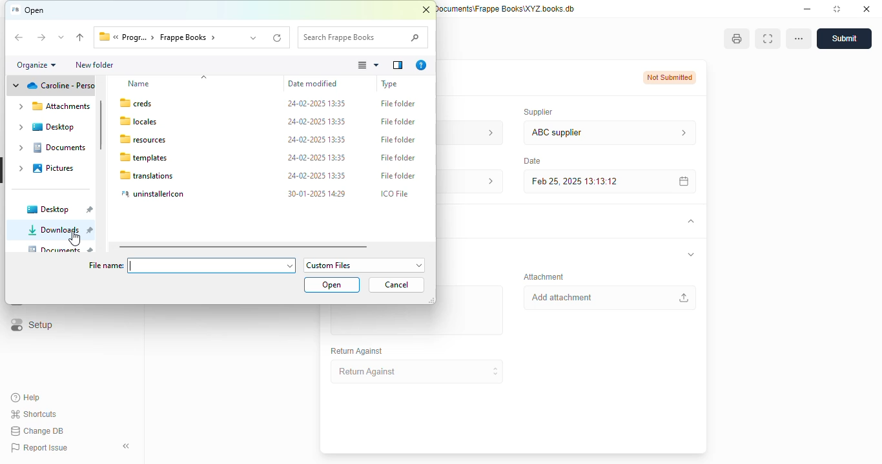 The width and height of the screenshot is (882, 464). Describe the element at coordinates (143, 140) in the screenshot. I see `resources` at that location.